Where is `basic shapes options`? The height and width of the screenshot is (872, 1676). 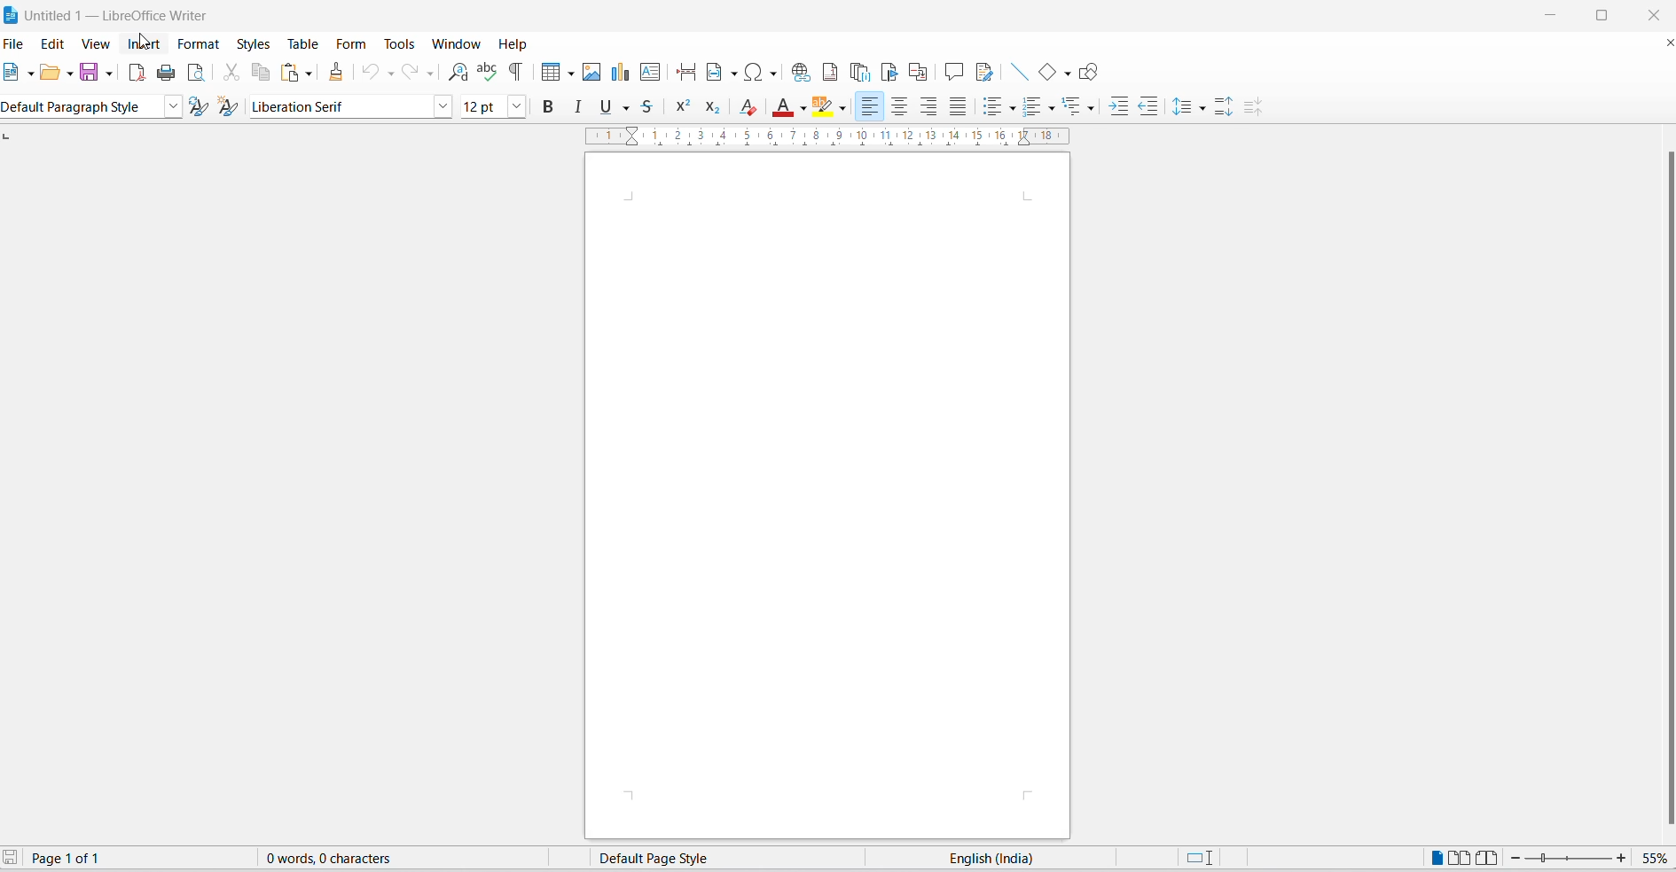 basic shapes options is located at coordinates (1062, 74).